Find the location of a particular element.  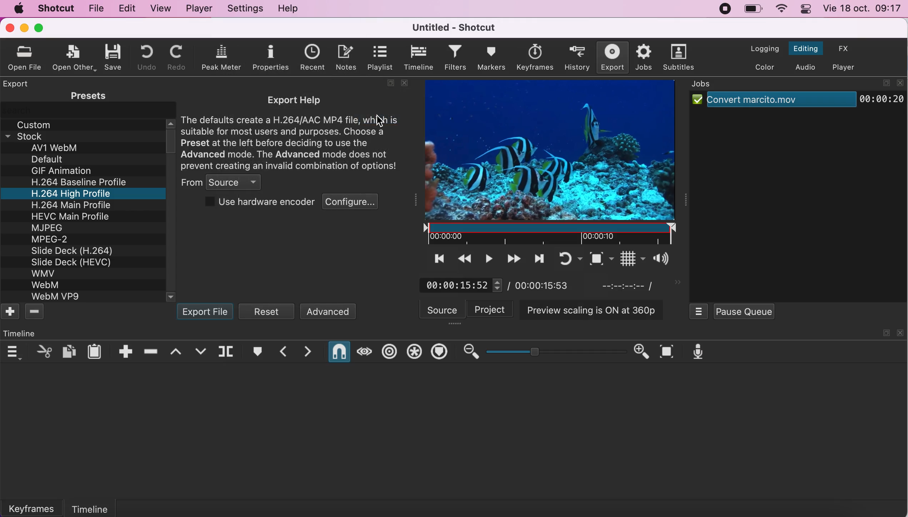

switch to the player only layout is located at coordinates (844, 68).